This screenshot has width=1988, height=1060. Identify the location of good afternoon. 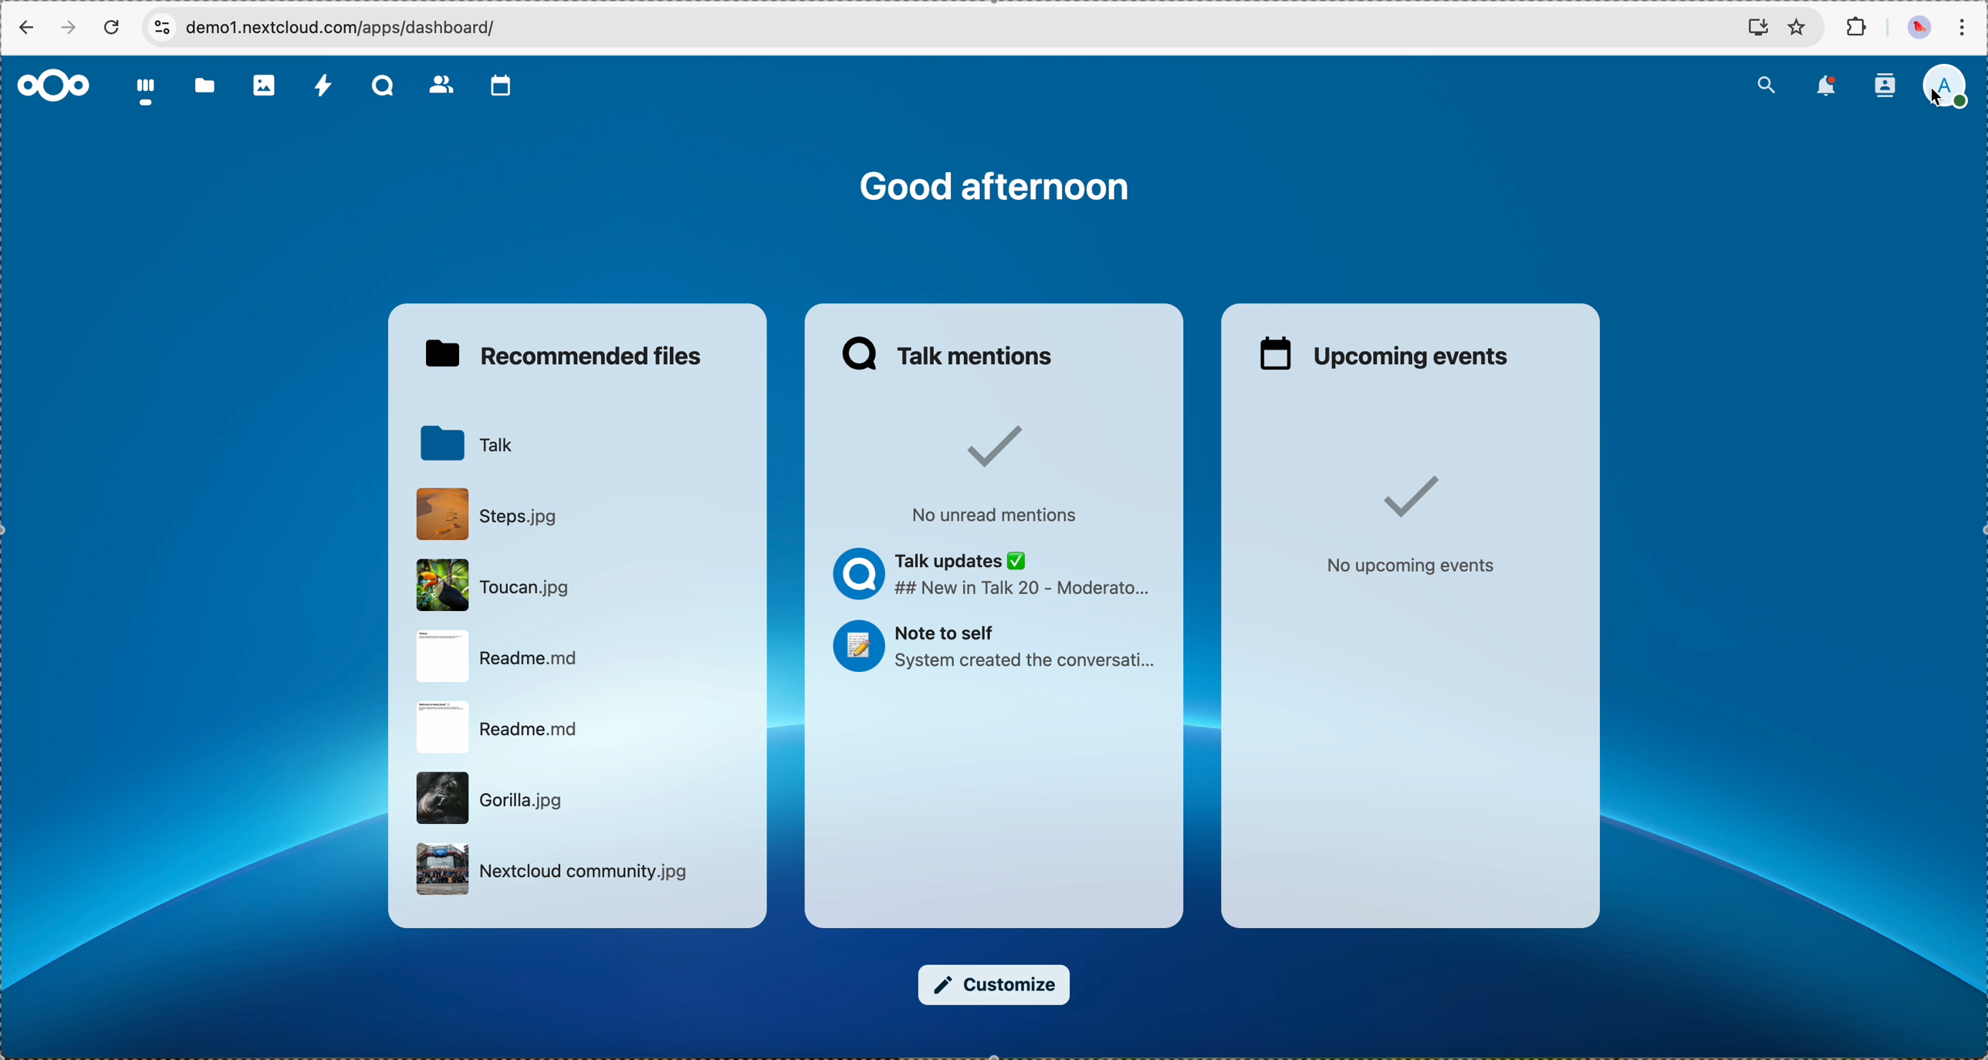
(995, 186).